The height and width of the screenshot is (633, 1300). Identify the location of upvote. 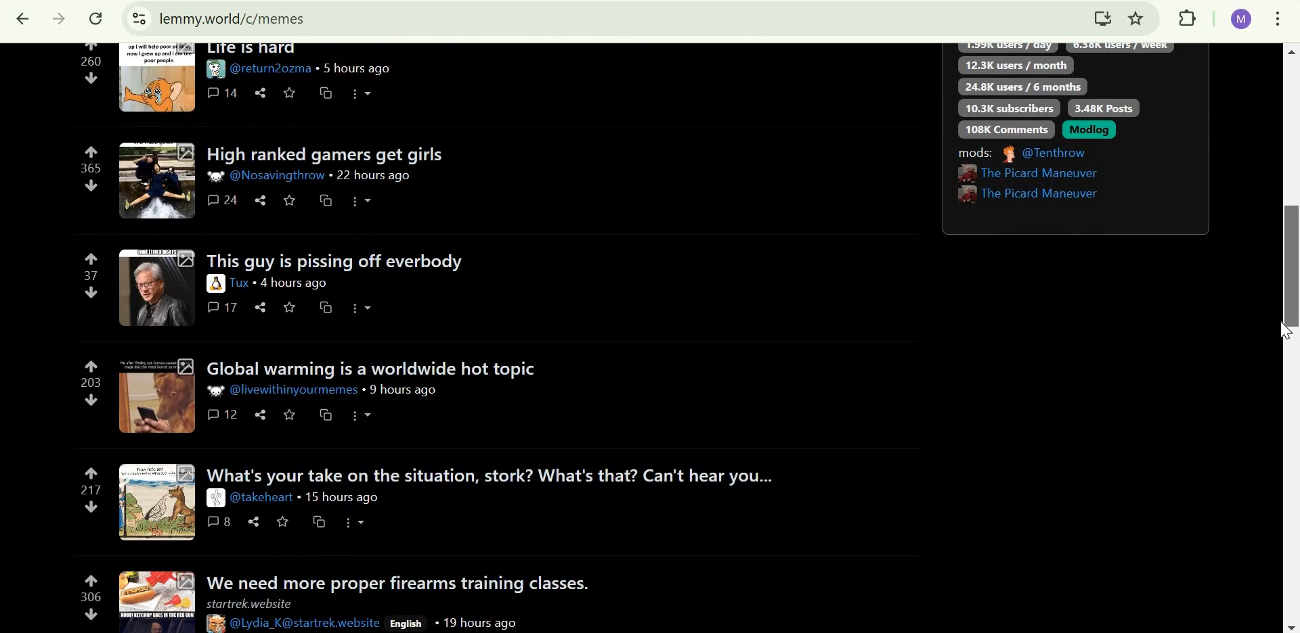
(90, 47).